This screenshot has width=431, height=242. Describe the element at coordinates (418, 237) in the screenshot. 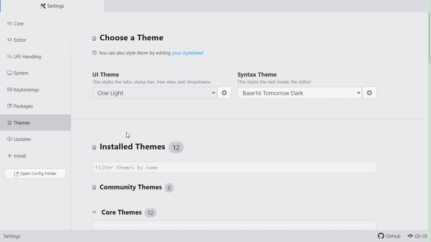

I see `git(0)` at that location.